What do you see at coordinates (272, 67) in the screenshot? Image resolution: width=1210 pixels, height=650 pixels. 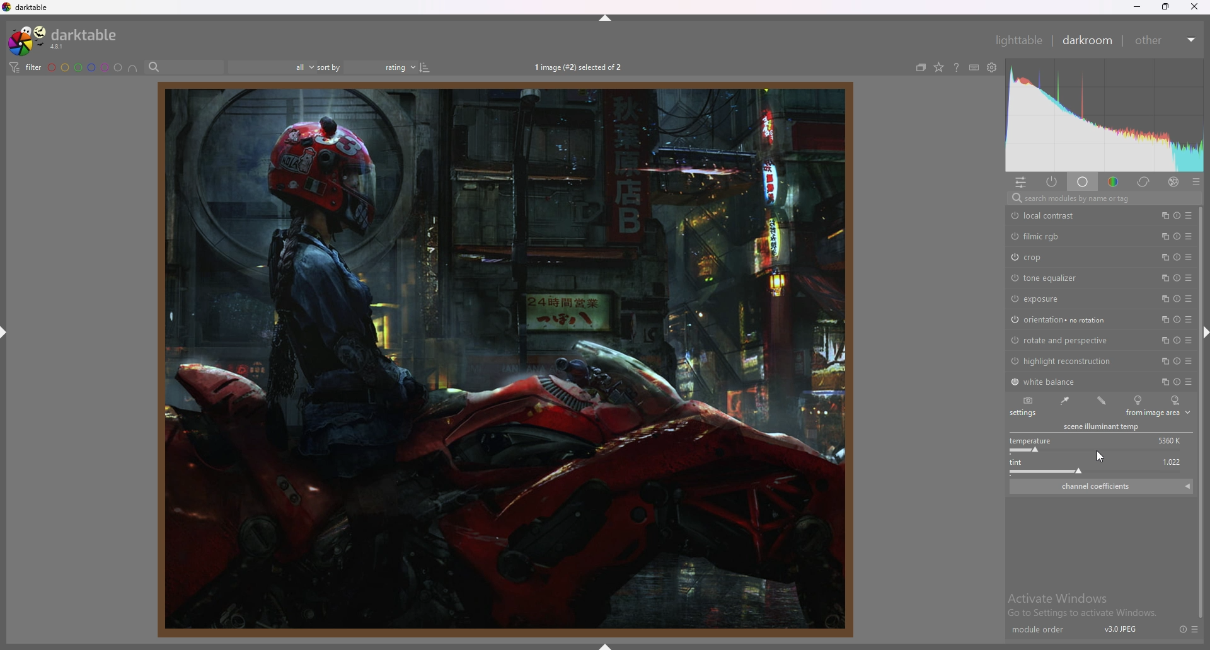 I see `filter by images rating` at bounding box center [272, 67].